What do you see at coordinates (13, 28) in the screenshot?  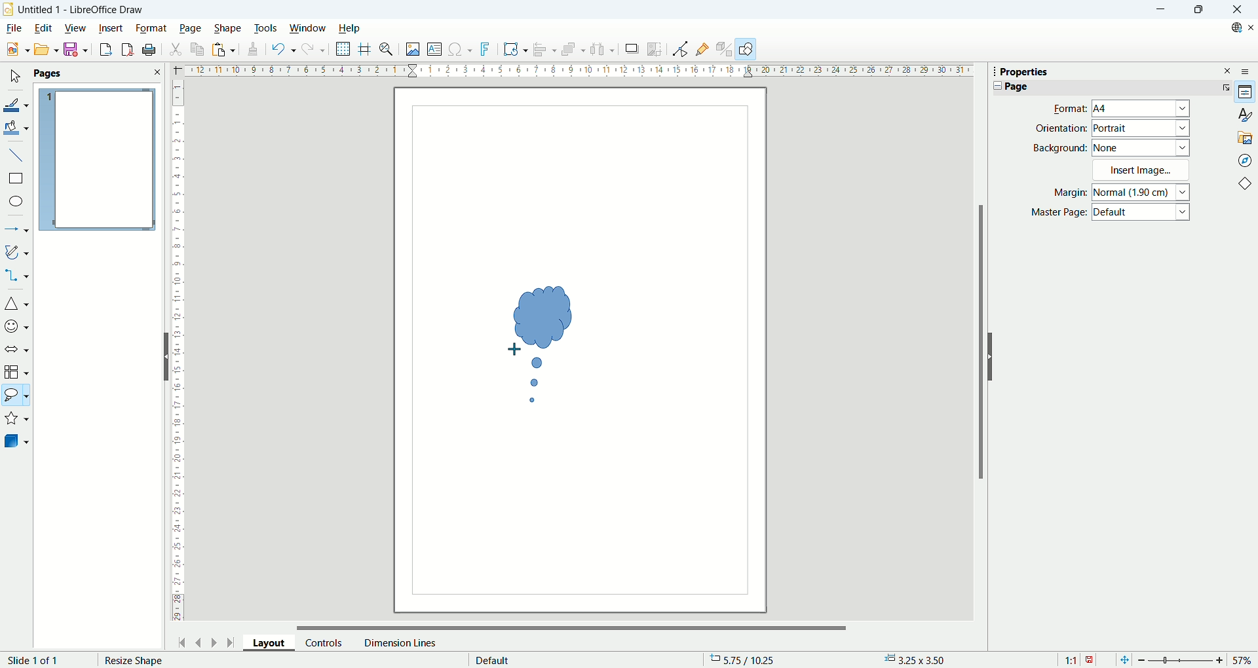 I see `file` at bounding box center [13, 28].